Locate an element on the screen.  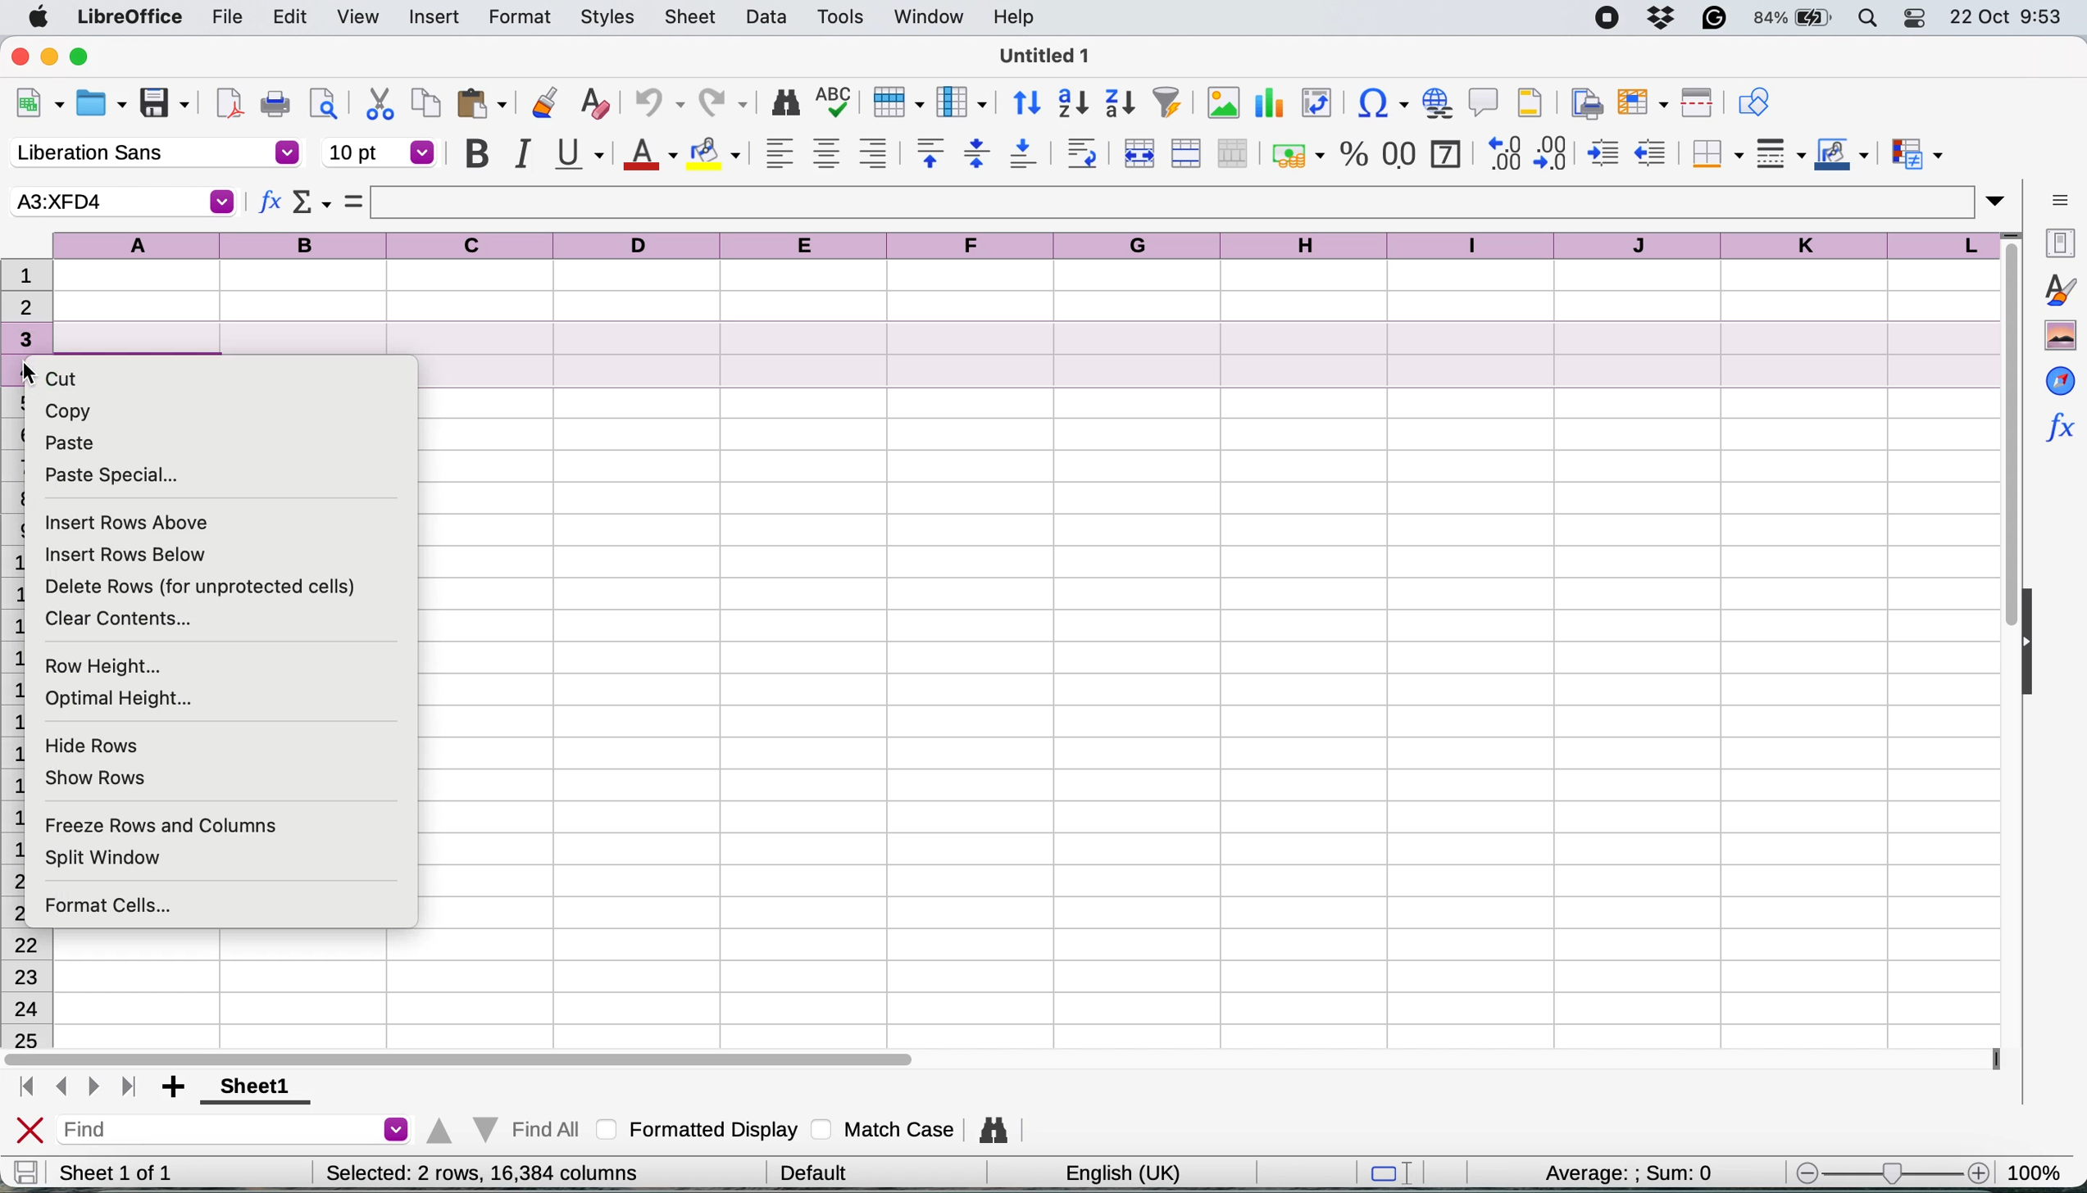
standard selection is located at coordinates (1398, 1175).